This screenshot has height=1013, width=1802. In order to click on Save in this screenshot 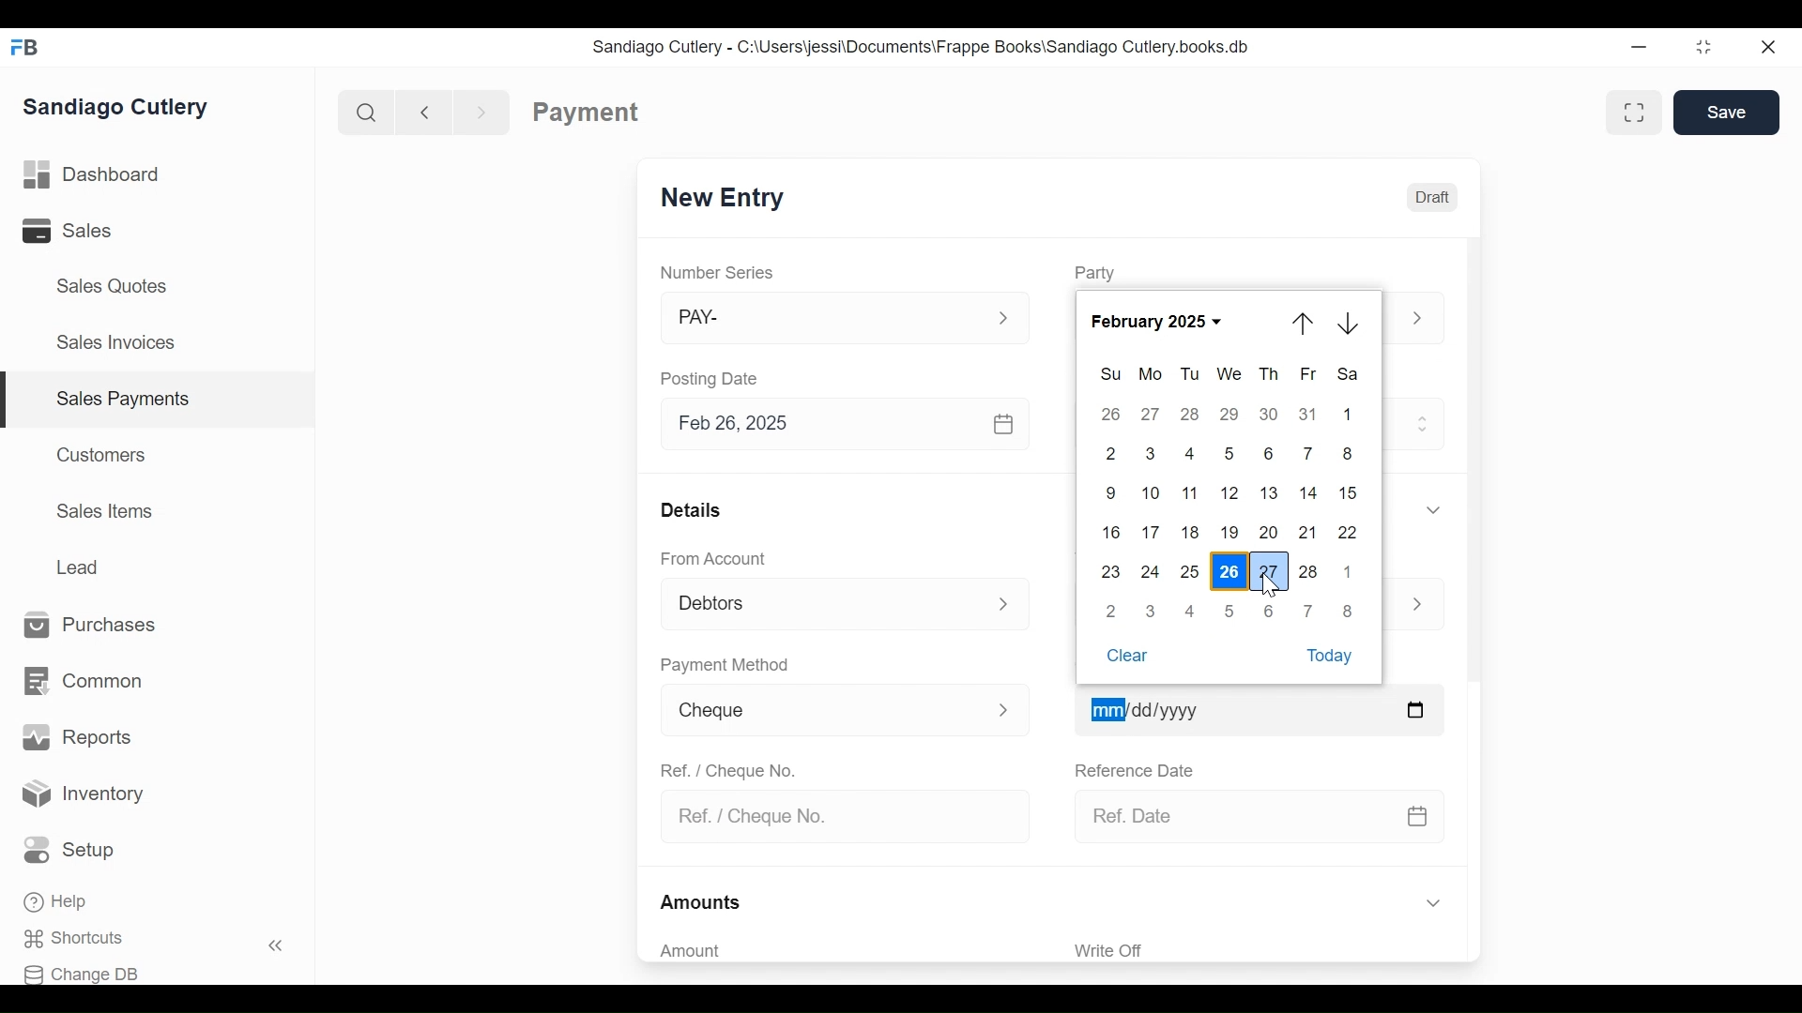, I will do `click(1727, 113)`.